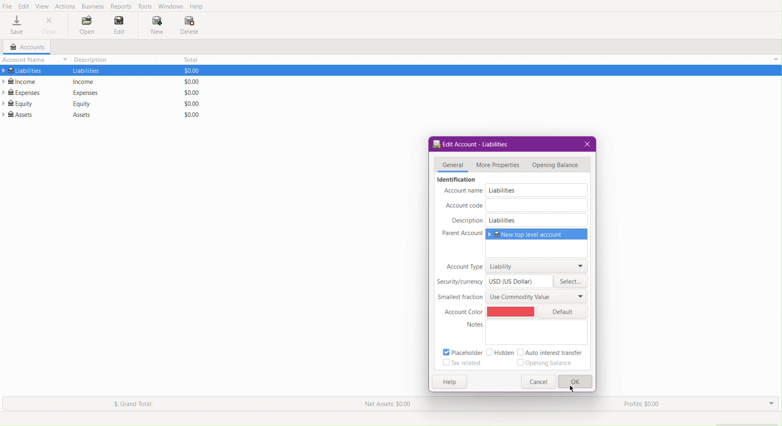  What do you see at coordinates (122, 7) in the screenshot?
I see `Reports` at bounding box center [122, 7].